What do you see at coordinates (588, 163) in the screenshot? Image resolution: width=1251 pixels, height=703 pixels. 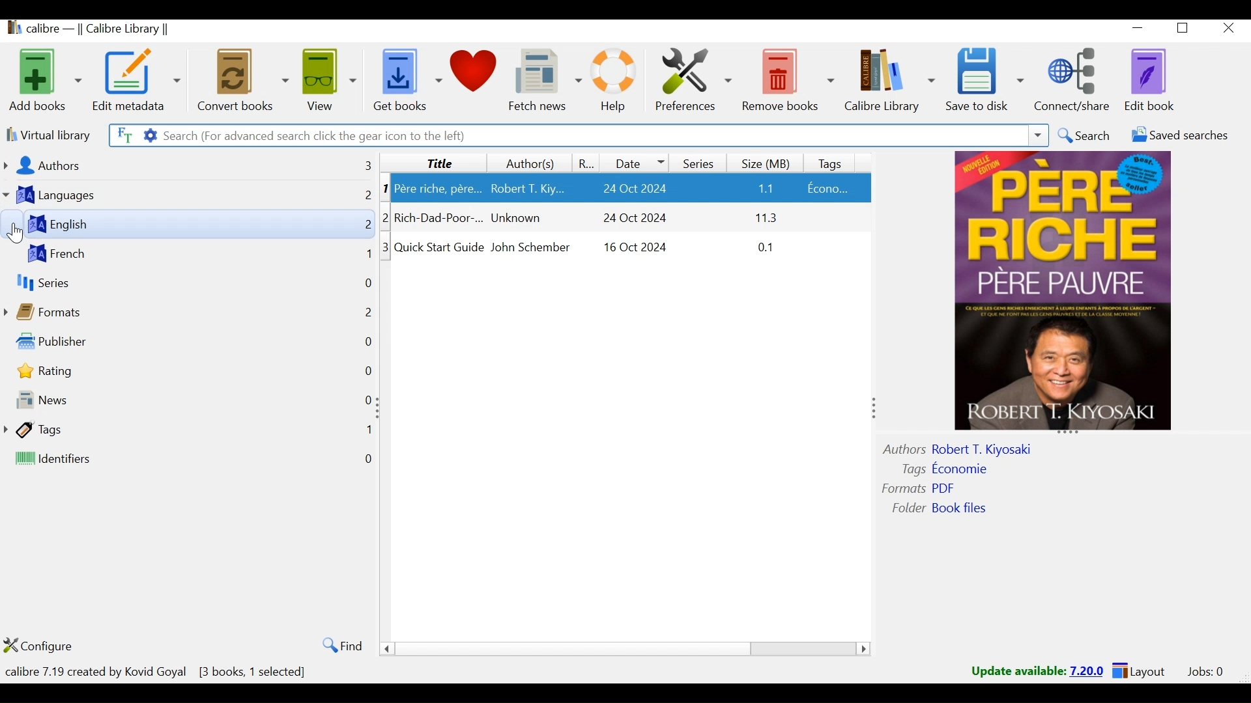 I see `Rating` at bounding box center [588, 163].